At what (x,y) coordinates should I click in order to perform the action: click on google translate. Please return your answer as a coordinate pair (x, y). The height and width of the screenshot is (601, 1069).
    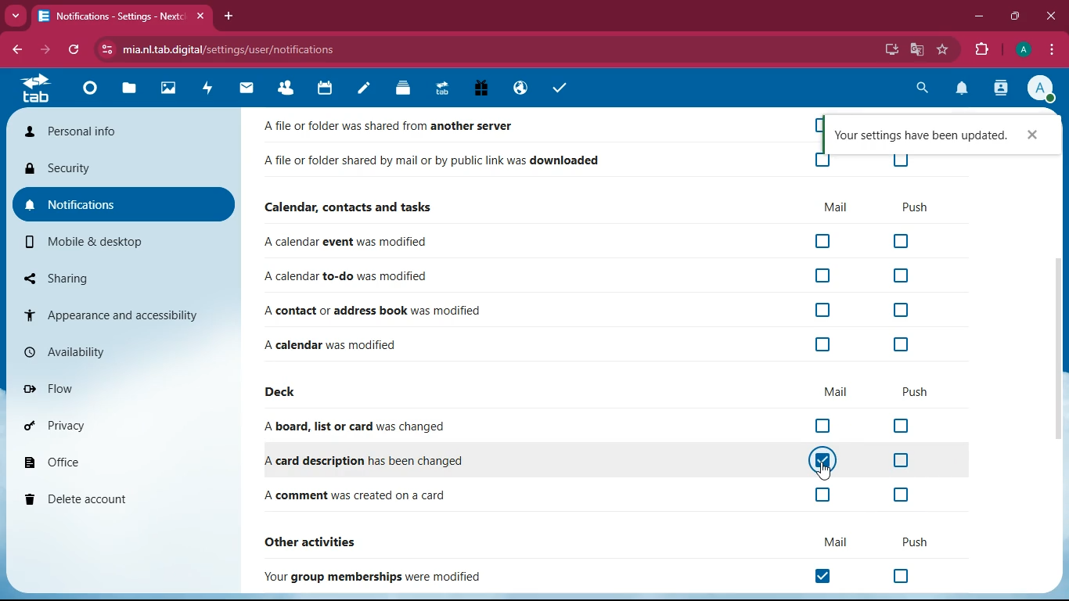
    Looking at the image, I should click on (917, 49).